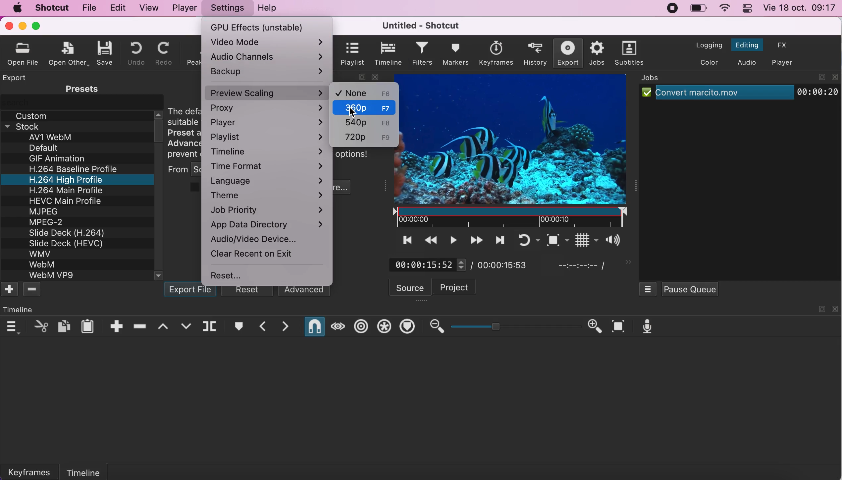 The width and height of the screenshot is (842, 480). What do you see at coordinates (363, 137) in the screenshot?
I see `720p` at bounding box center [363, 137].